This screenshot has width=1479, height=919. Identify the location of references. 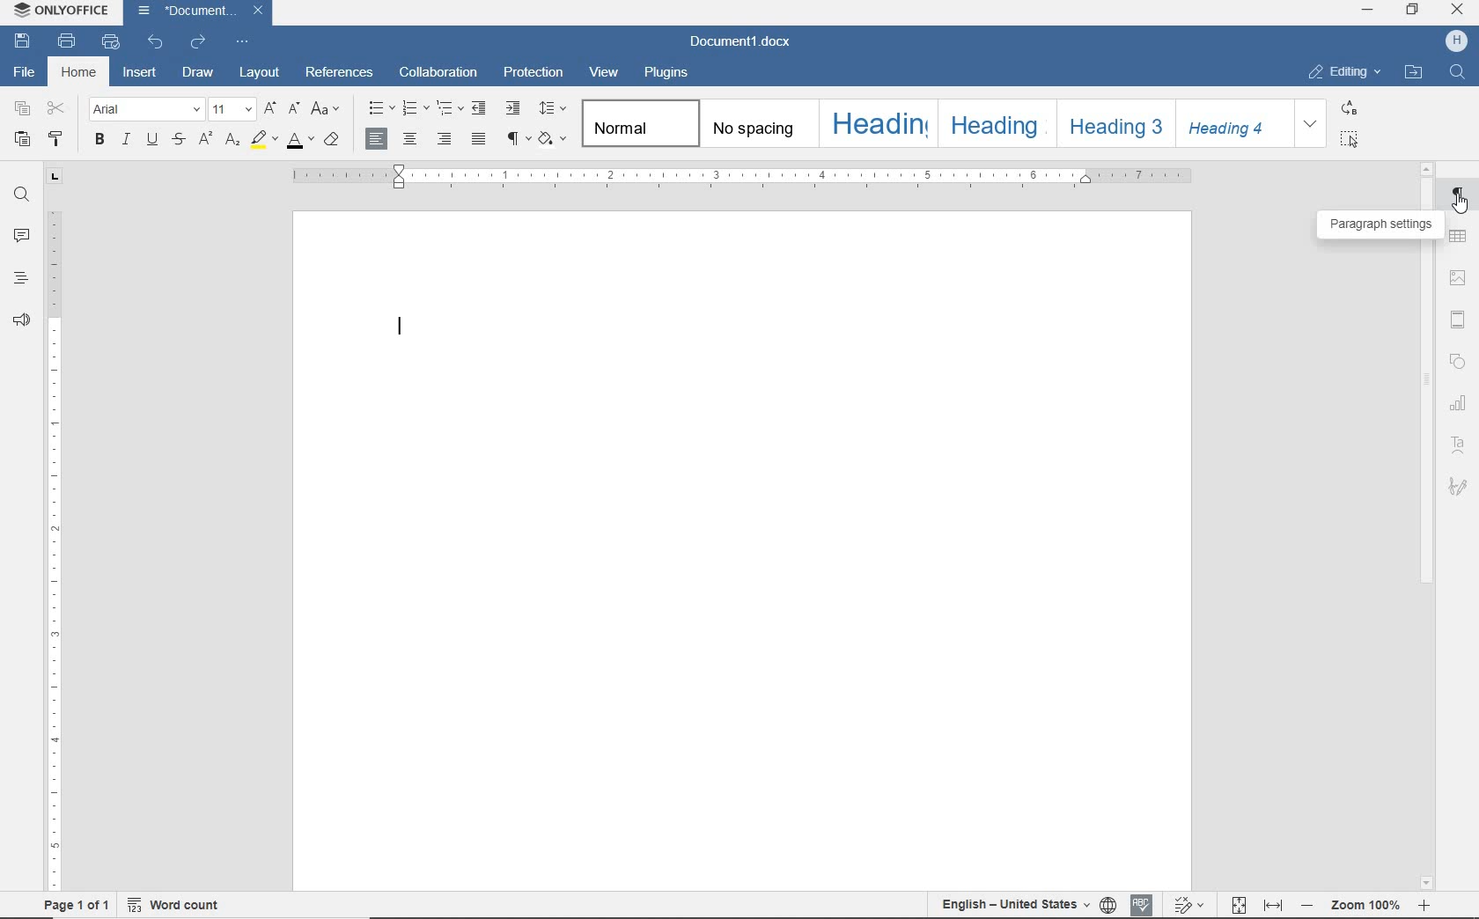
(340, 71).